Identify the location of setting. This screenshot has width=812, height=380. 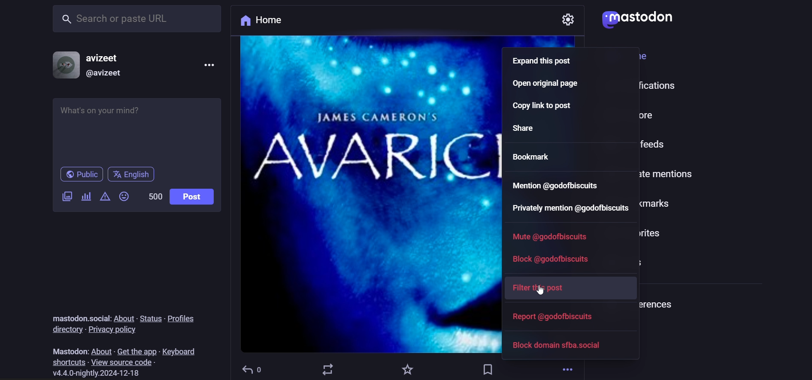
(570, 19).